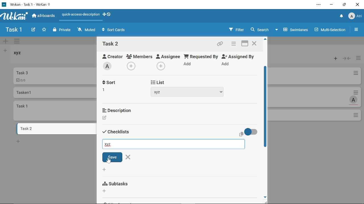  Describe the element at coordinates (33, 30) in the screenshot. I see `Create` at that location.